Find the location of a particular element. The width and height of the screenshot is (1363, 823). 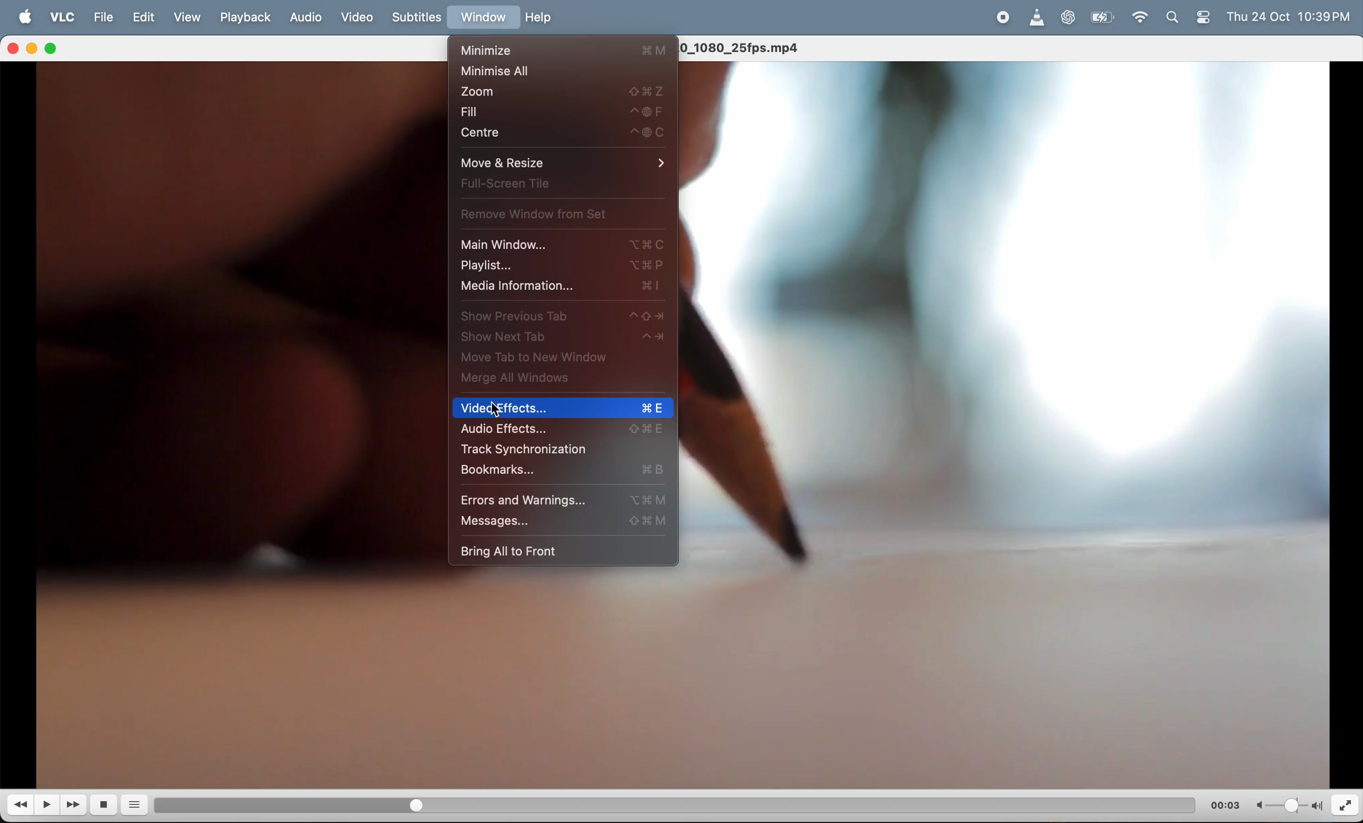

centre is located at coordinates (561, 133).